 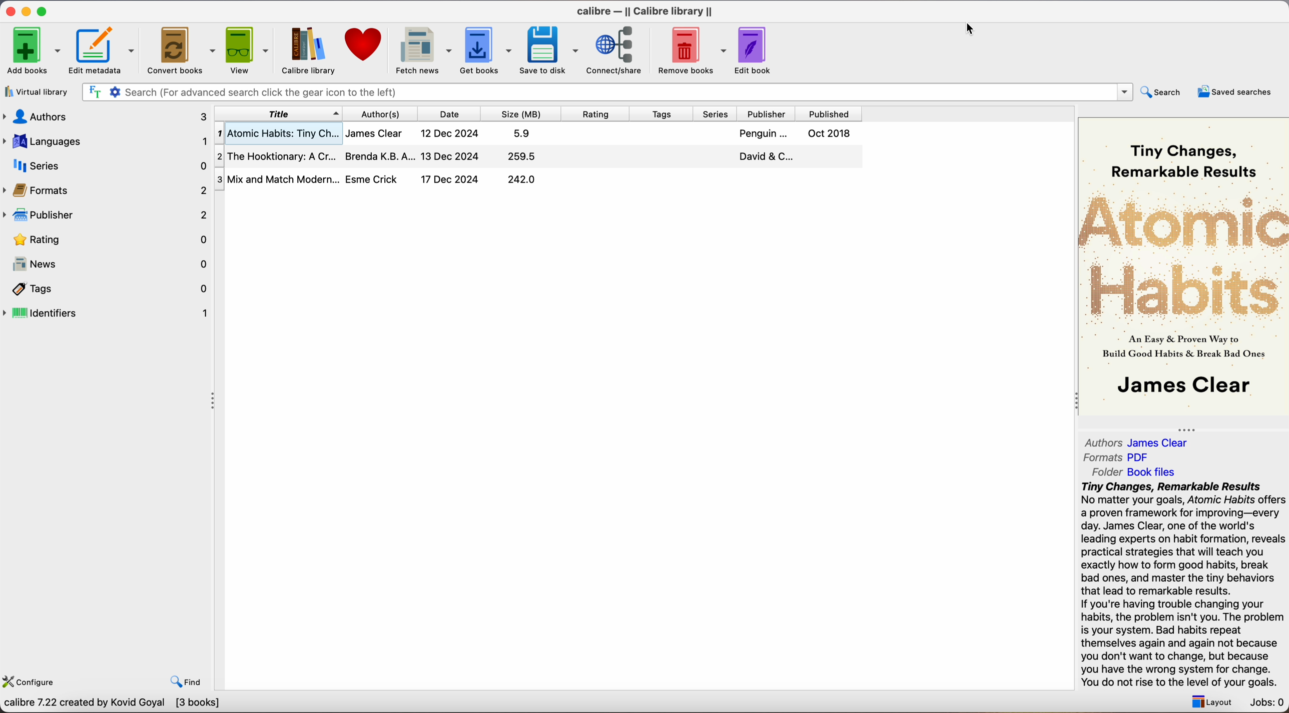 I want to click on edit metadata, so click(x=105, y=51).